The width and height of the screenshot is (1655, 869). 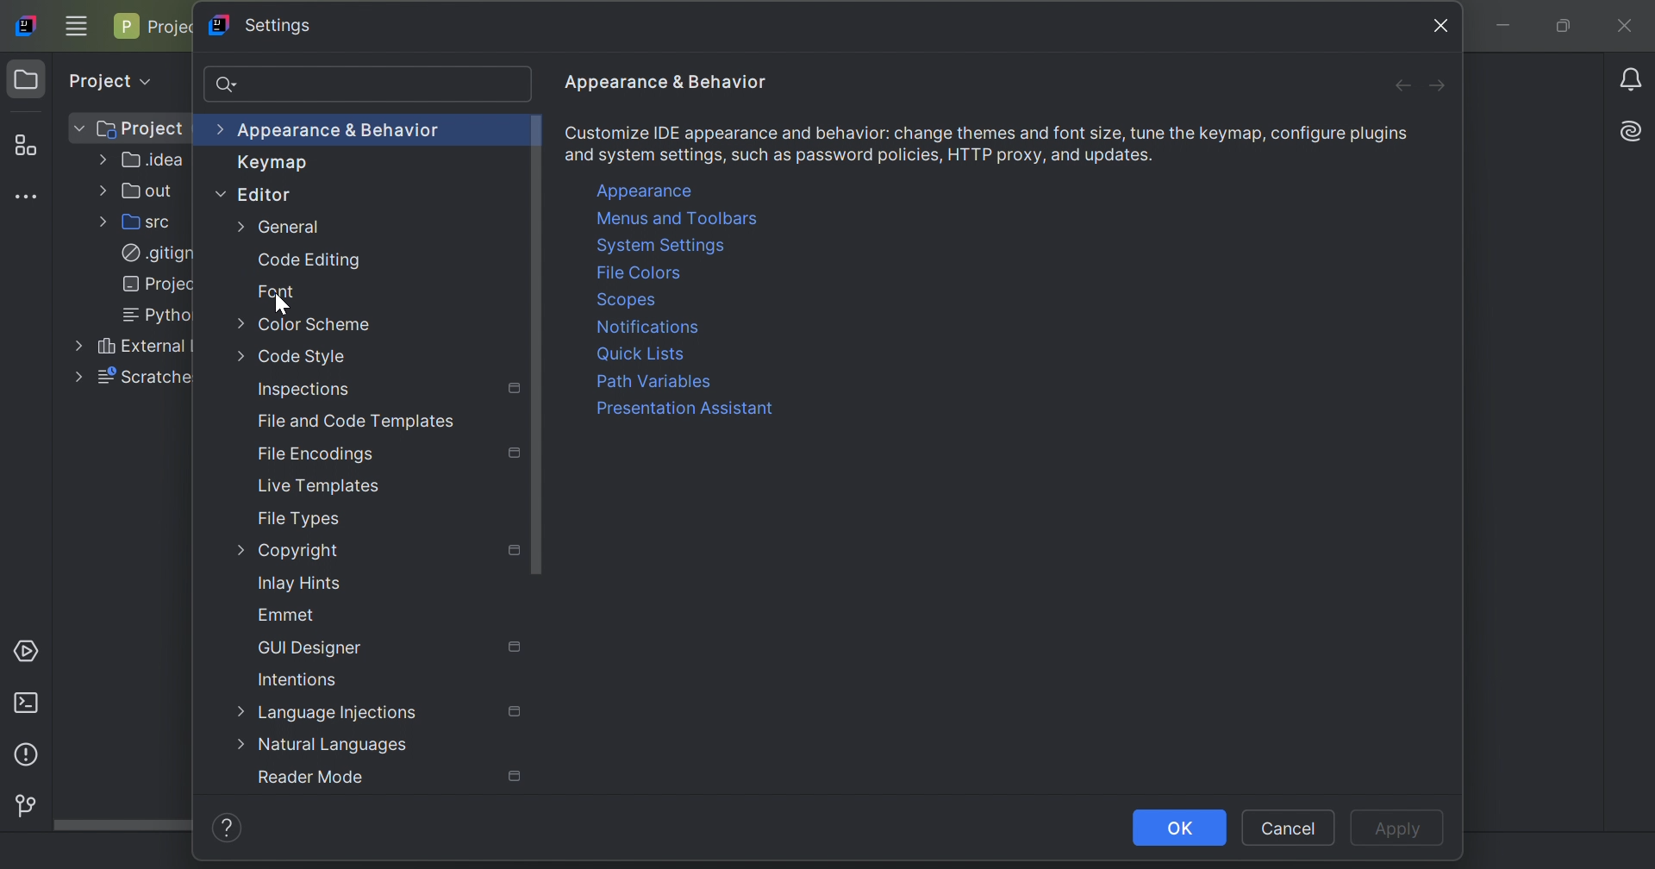 What do you see at coordinates (265, 165) in the screenshot?
I see `Keymap` at bounding box center [265, 165].